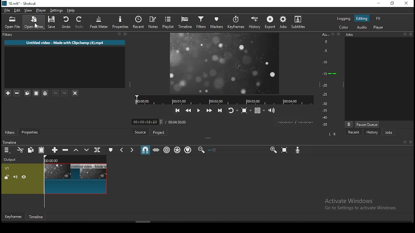 Image resolution: width=415 pixels, height=233 pixels. Describe the element at coordinates (122, 150) in the screenshot. I see `previous marker` at that location.